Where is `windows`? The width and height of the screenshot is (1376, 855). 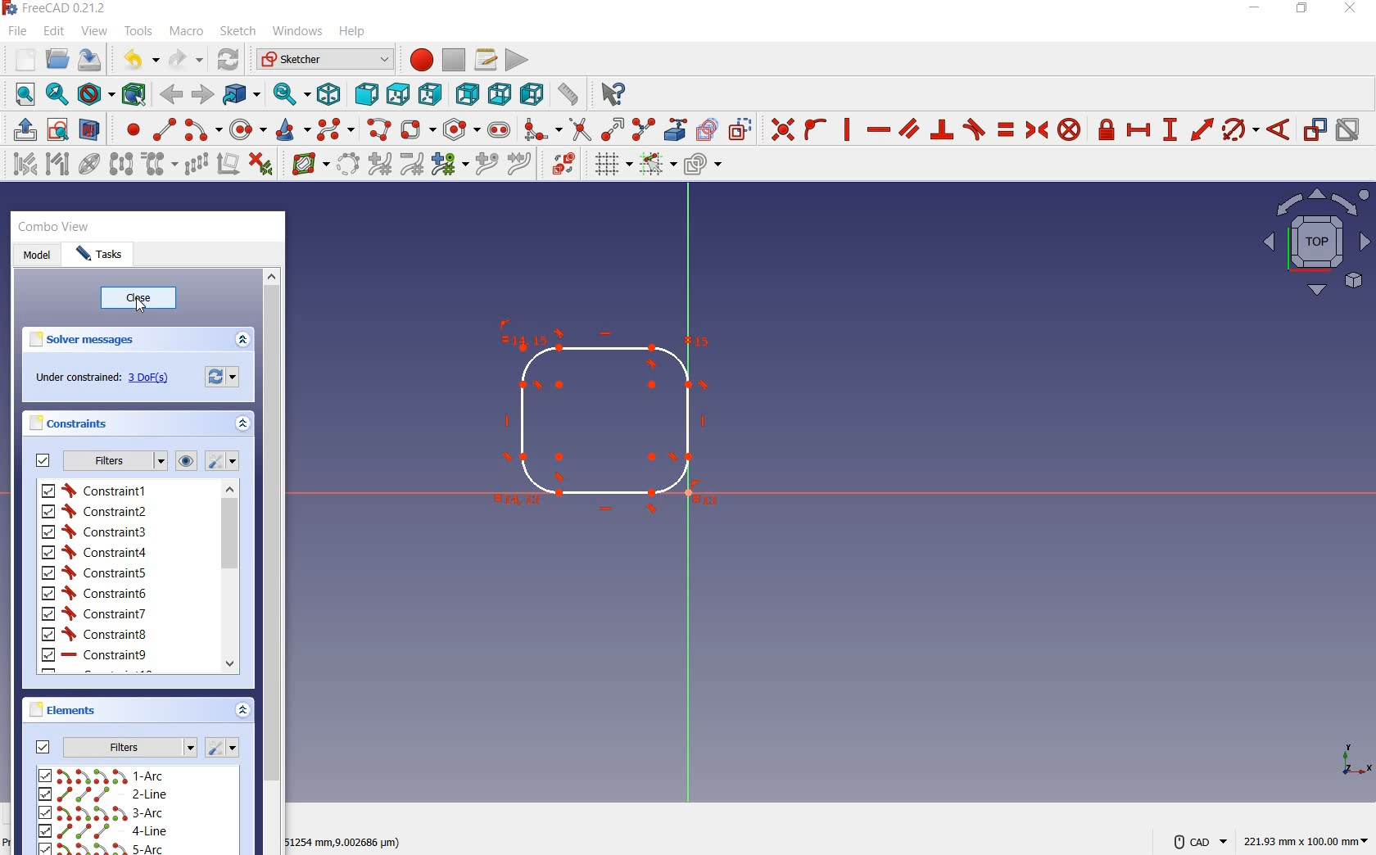 windows is located at coordinates (296, 32).